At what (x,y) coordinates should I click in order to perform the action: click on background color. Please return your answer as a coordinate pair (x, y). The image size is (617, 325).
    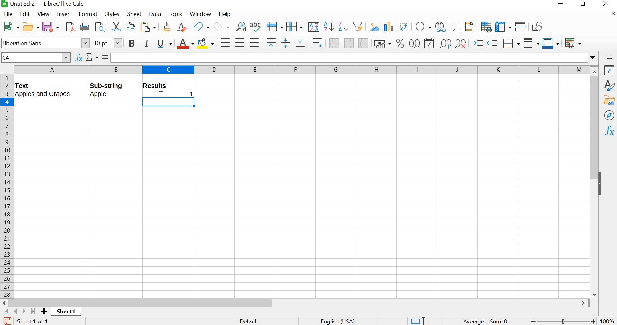
    Looking at the image, I should click on (206, 43).